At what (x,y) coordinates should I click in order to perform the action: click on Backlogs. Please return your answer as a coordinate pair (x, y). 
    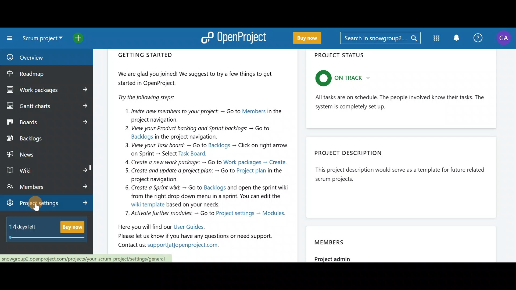
    Looking at the image, I should click on (42, 139).